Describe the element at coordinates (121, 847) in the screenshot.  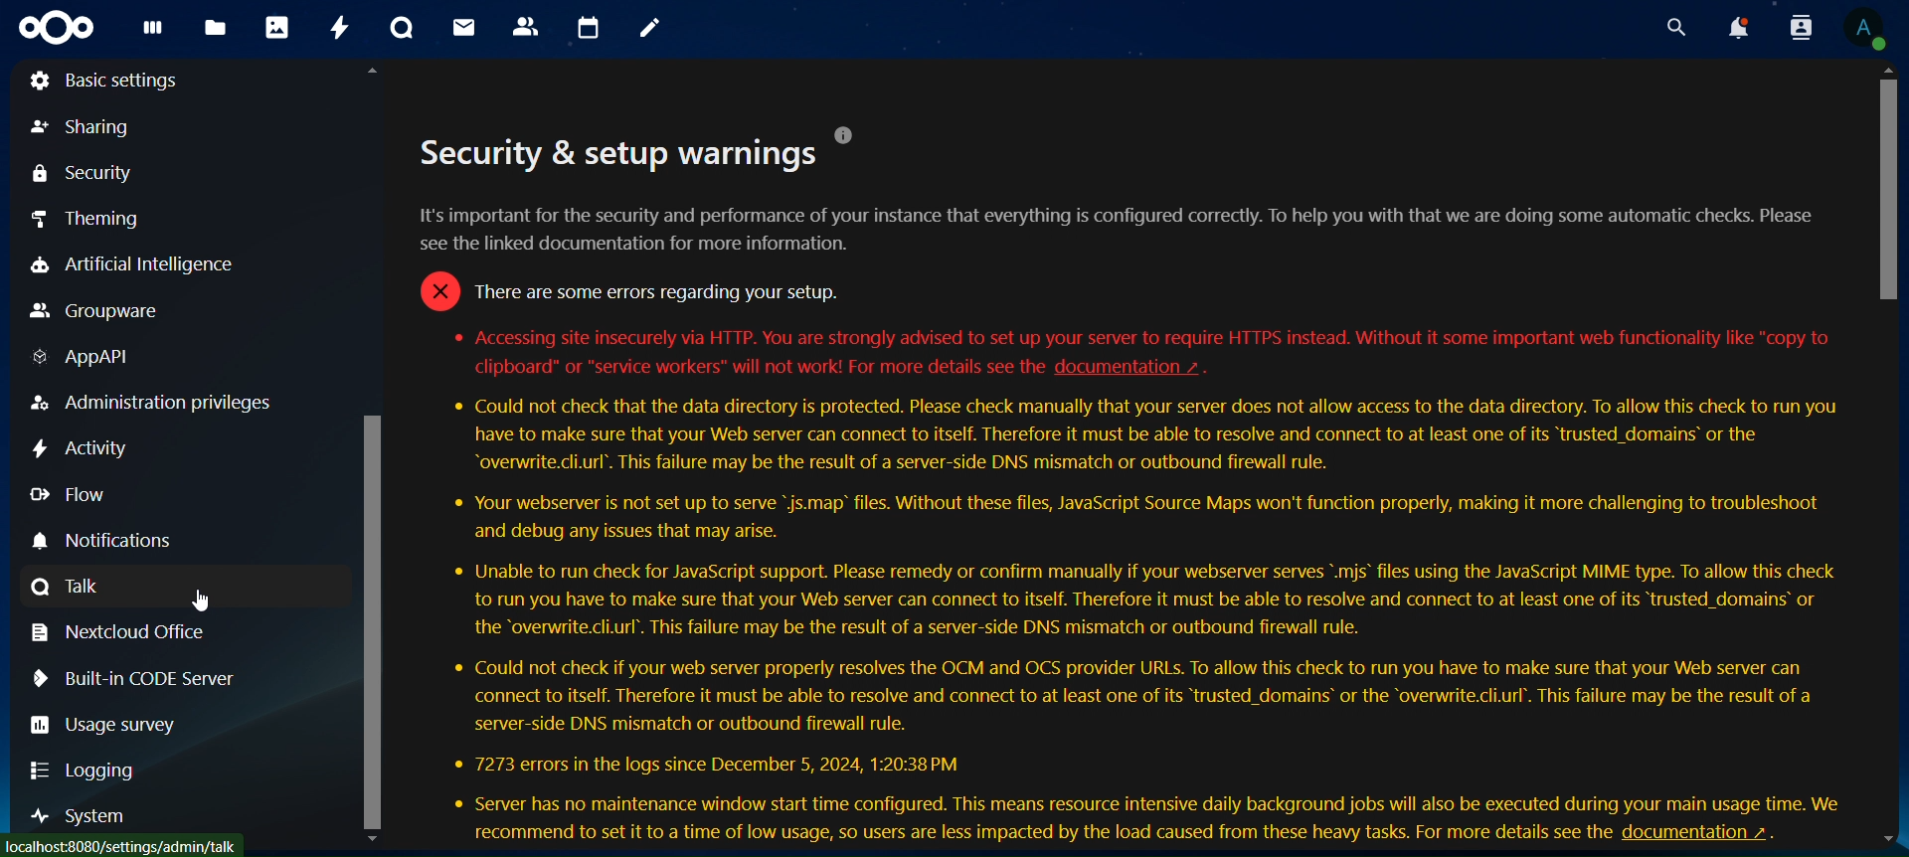
I see `loca/host/settings/admin/tmk` at that location.